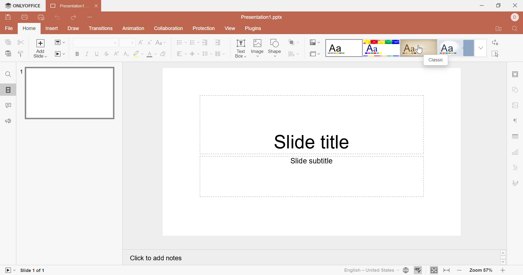 This screenshot has height=275, width=523. I want to click on Drop Down, so click(64, 42).